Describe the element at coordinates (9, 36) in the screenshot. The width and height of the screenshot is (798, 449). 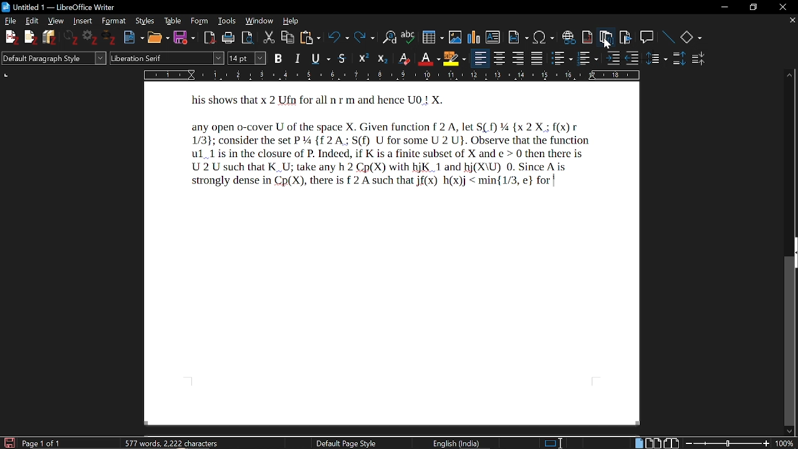
I see `Add citation` at that location.